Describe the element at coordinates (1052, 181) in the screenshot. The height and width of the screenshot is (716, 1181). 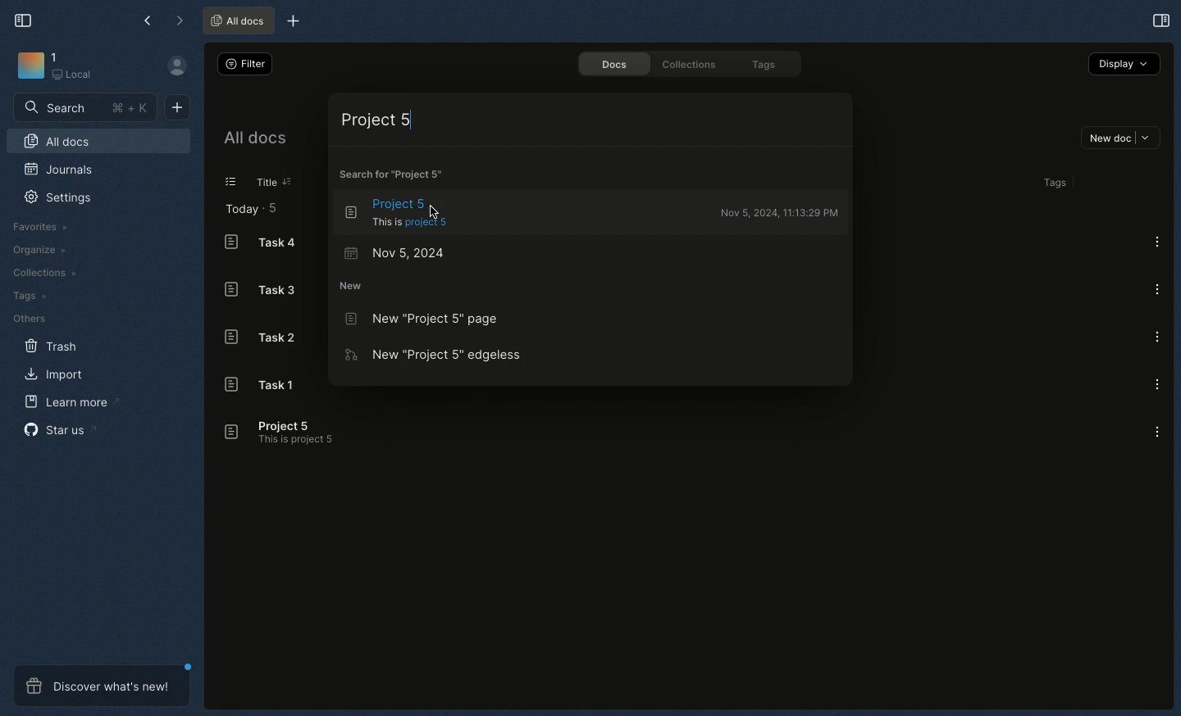
I see `Tags` at that location.